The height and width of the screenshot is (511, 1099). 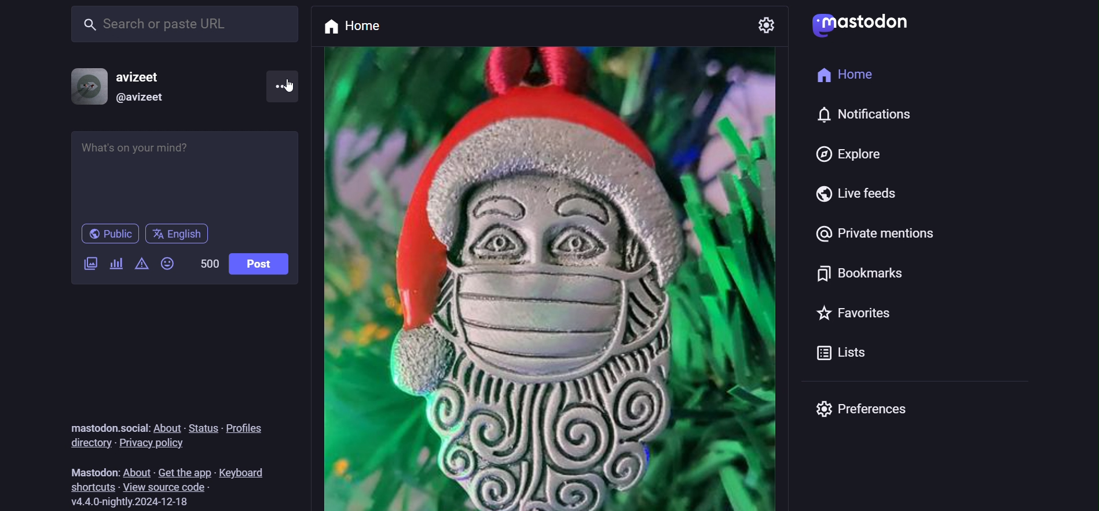 What do you see at coordinates (115, 266) in the screenshot?
I see `add a poll` at bounding box center [115, 266].